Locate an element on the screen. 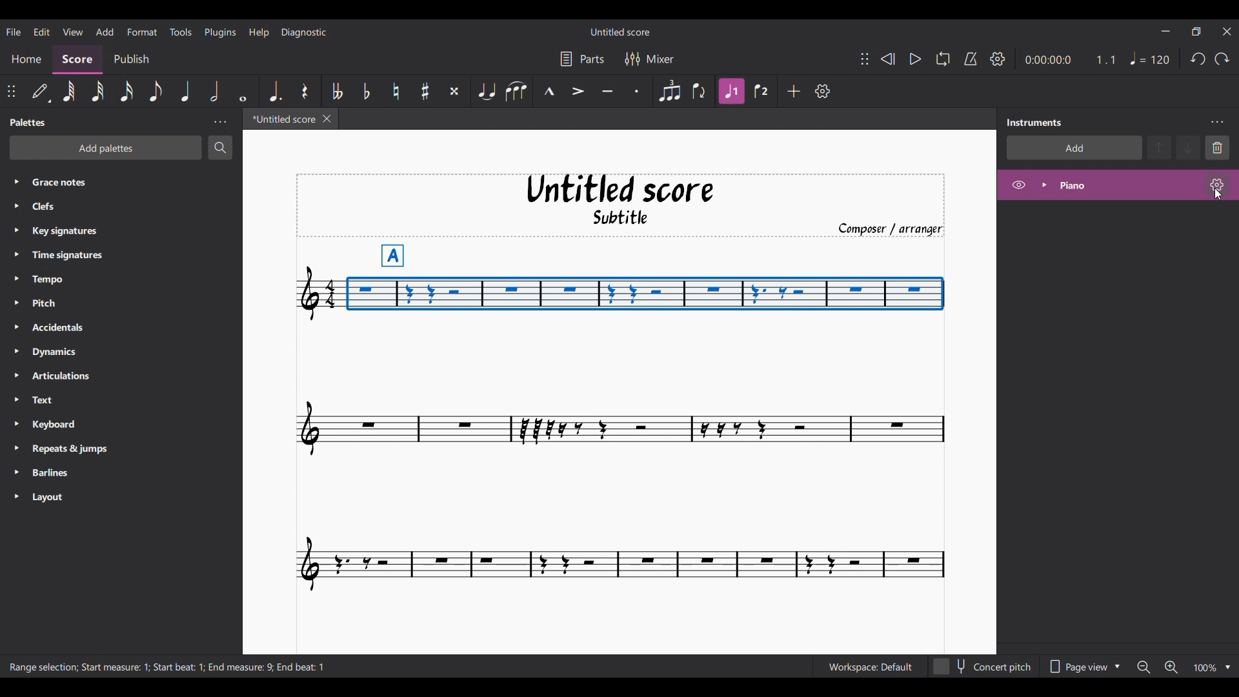  Hide instrument is located at coordinates (1018, 185).